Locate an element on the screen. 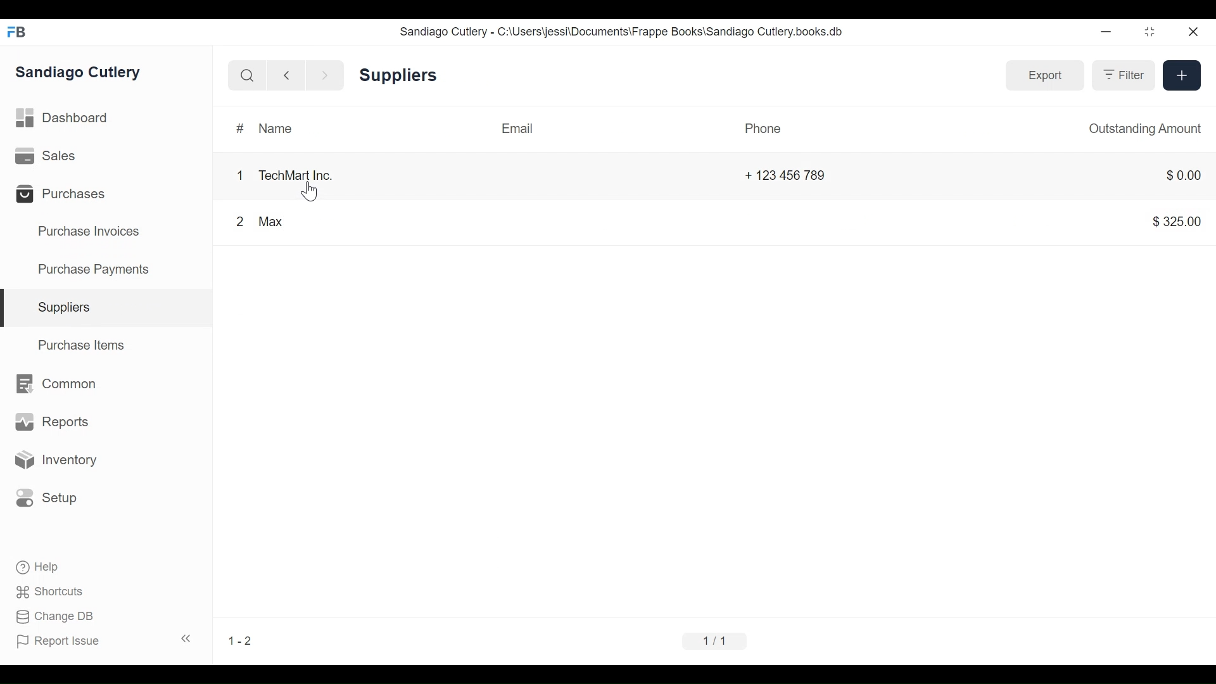 This screenshot has width=1216, height=684. Export is located at coordinates (1046, 76).